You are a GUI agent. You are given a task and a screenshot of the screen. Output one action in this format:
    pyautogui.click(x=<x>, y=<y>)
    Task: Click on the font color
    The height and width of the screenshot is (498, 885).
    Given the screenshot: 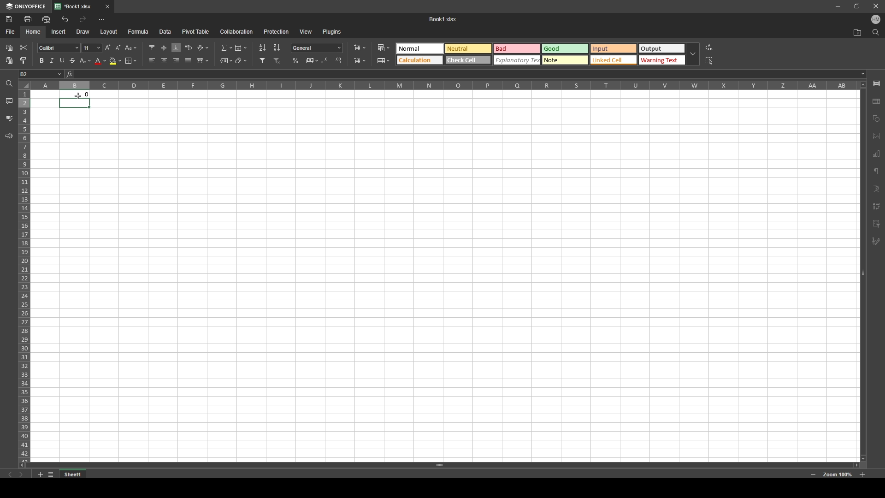 What is the action you would take?
    pyautogui.click(x=100, y=61)
    